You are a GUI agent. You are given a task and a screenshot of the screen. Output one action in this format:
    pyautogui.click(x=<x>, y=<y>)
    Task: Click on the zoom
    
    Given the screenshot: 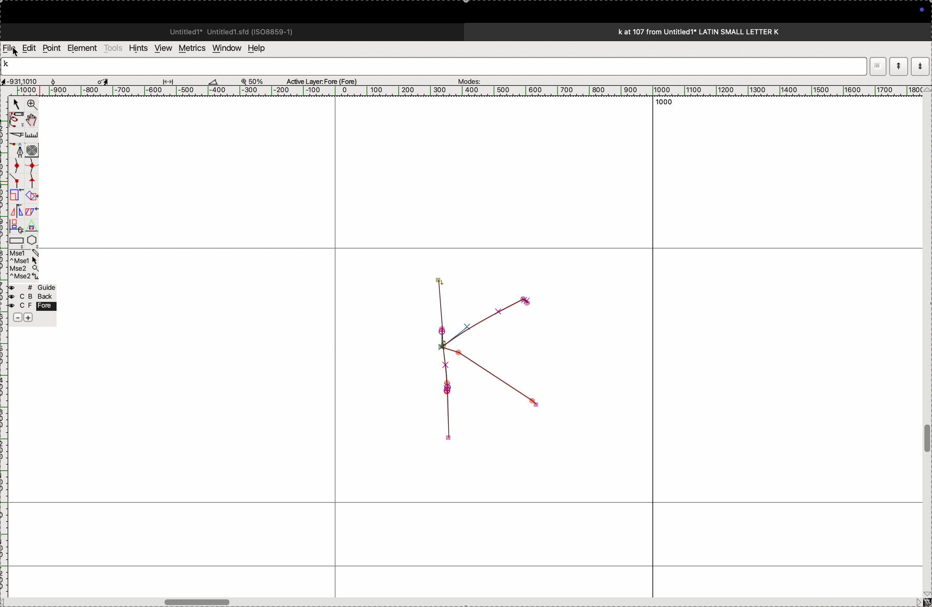 What is the action you would take?
    pyautogui.click(x=256, y=81)
    